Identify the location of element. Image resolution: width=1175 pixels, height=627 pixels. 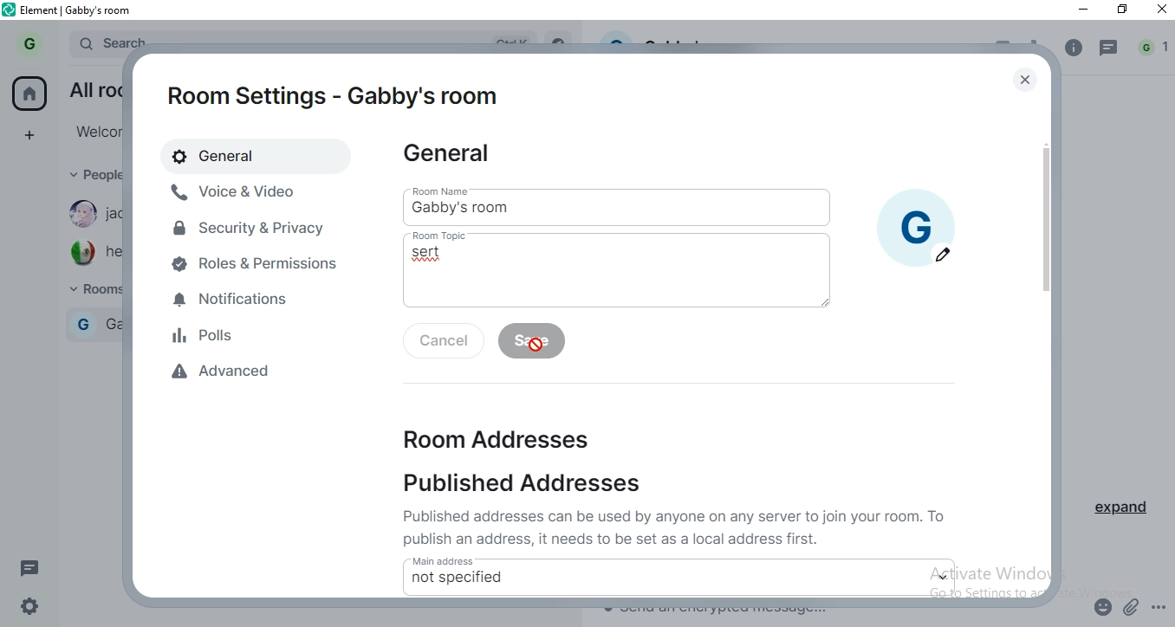
(81, 10).